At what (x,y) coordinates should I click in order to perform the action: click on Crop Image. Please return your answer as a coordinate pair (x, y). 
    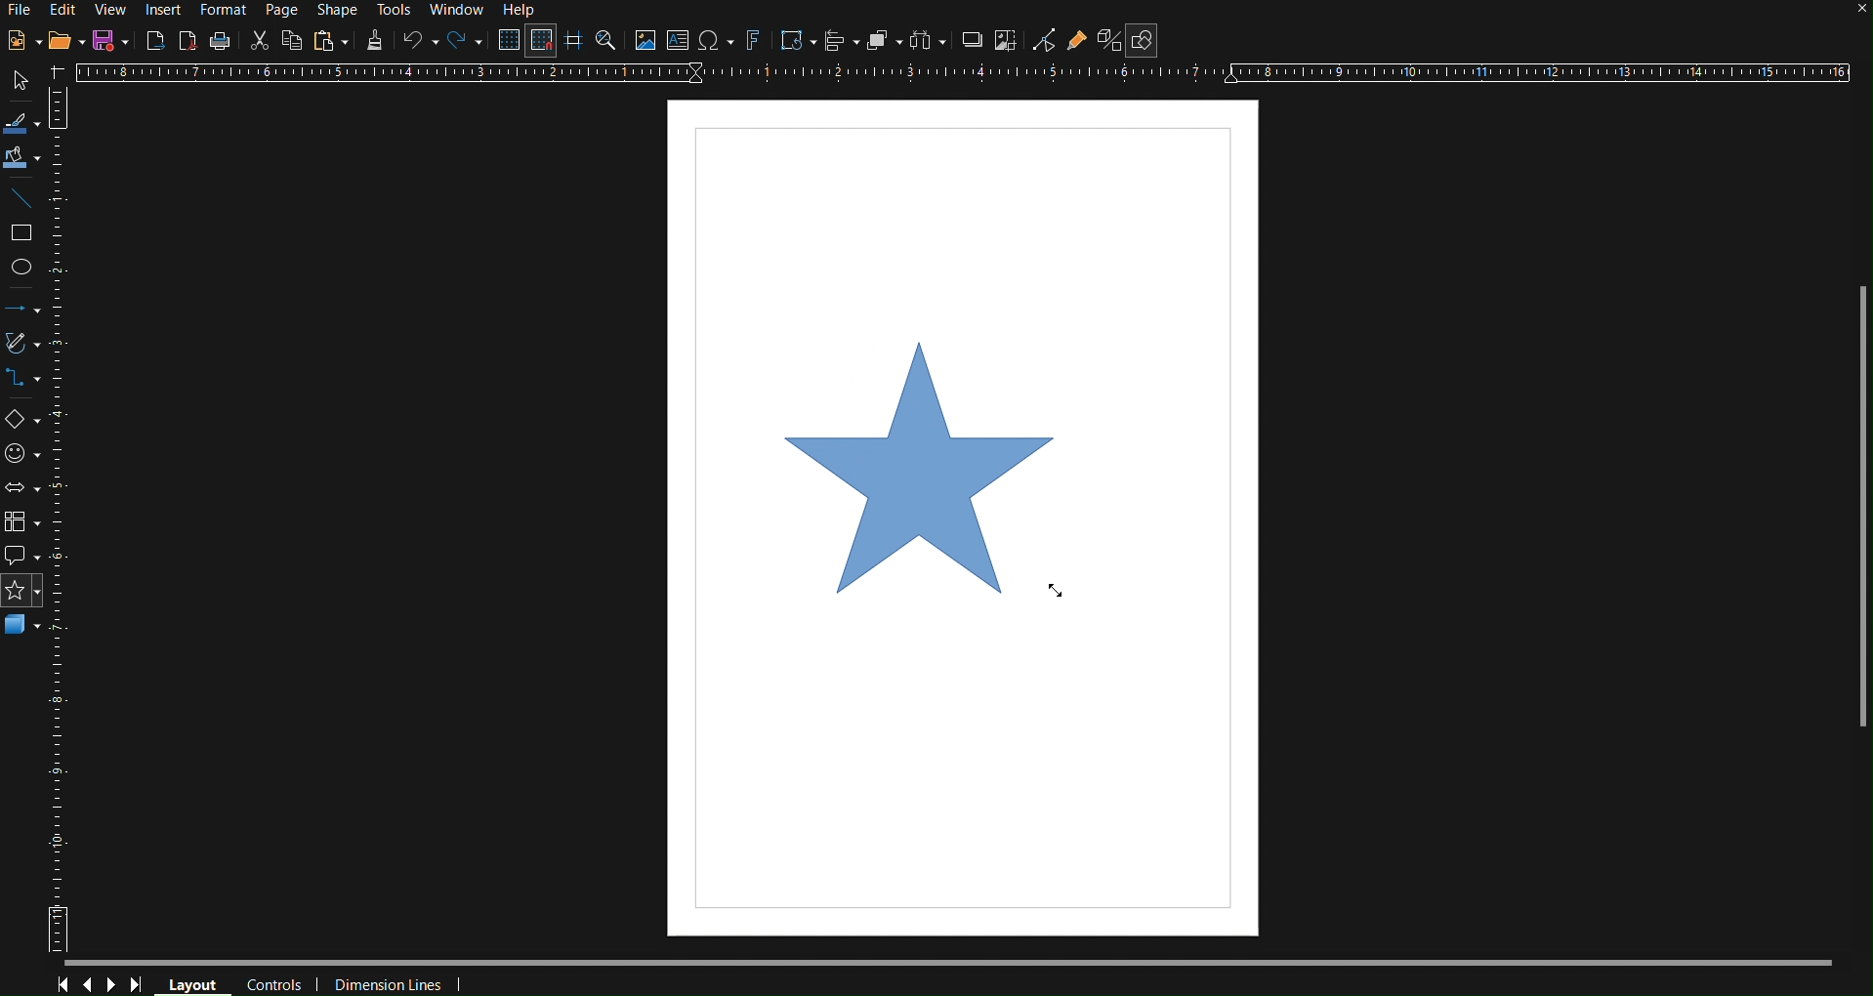
    Looking at the image, I should click on (1007, 43).